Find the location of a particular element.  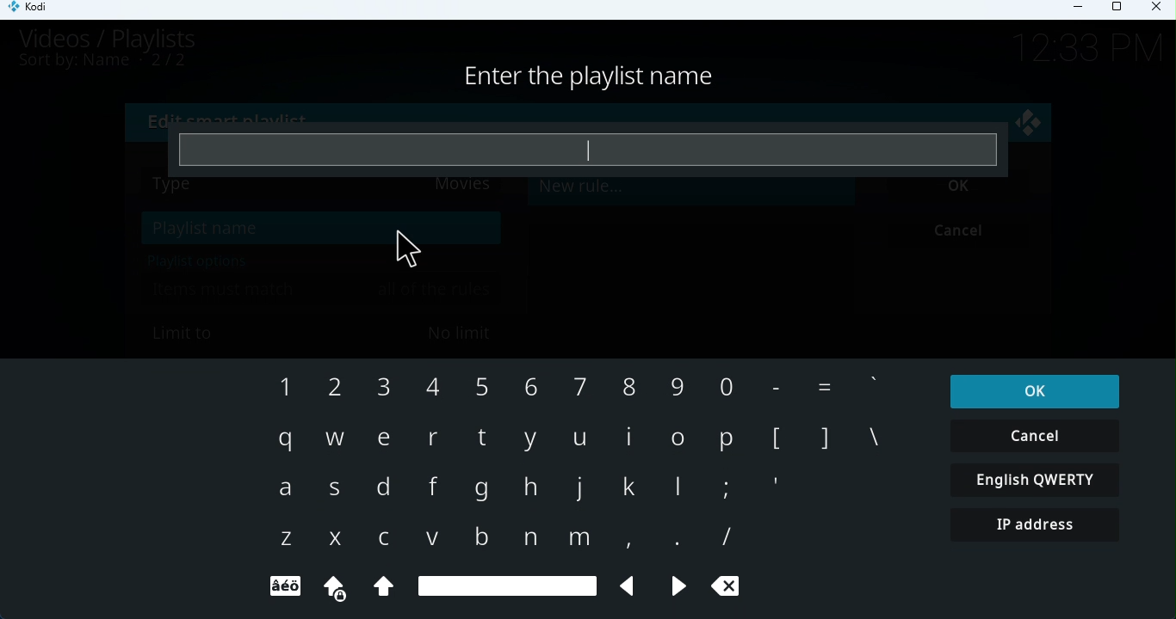

IP address is located at coordinates (1042, 527).